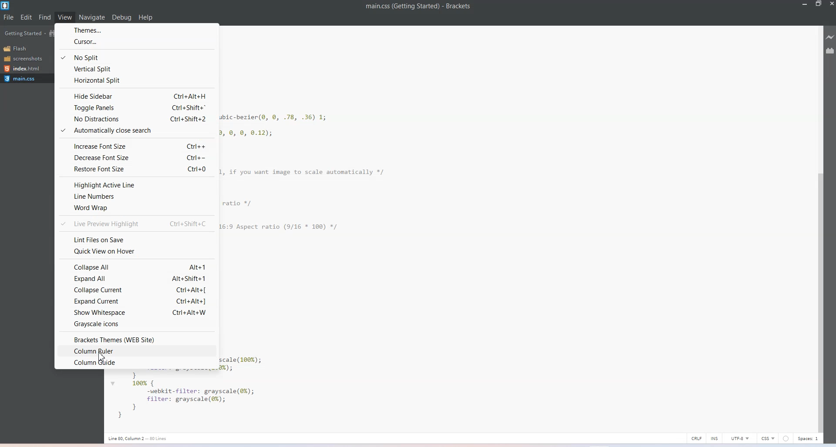 This screenshot has height=447, width=836. Describe the element at coordinates (697, 437) in the screenshot. I see `CRLF` at that location.